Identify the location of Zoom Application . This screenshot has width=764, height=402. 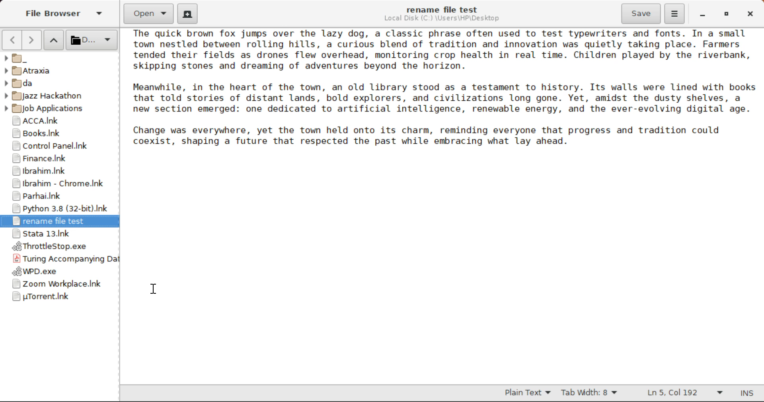
(57, 284).